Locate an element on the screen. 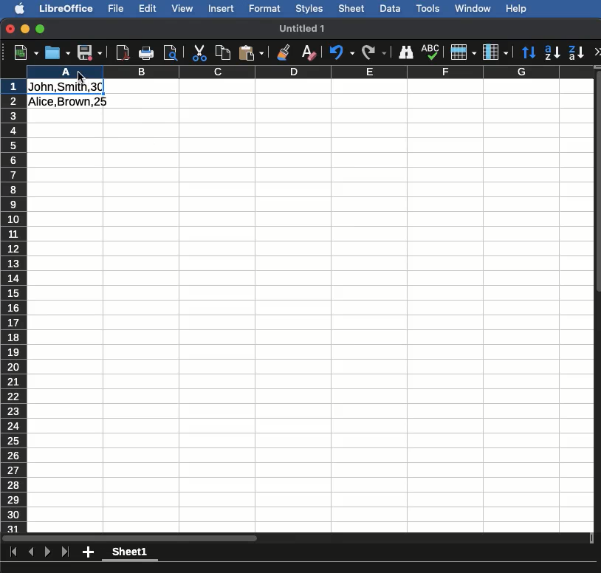 This screenshot has width=601, height=573. Columns is located at coordinates (309, 72).